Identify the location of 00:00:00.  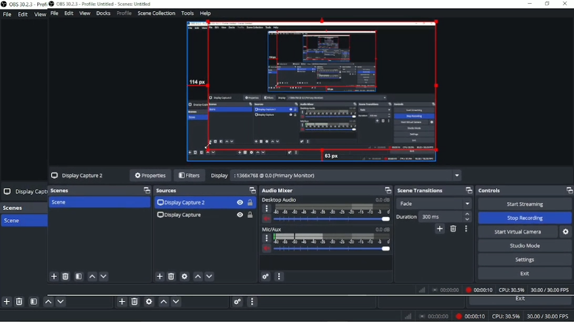
(447, 290).